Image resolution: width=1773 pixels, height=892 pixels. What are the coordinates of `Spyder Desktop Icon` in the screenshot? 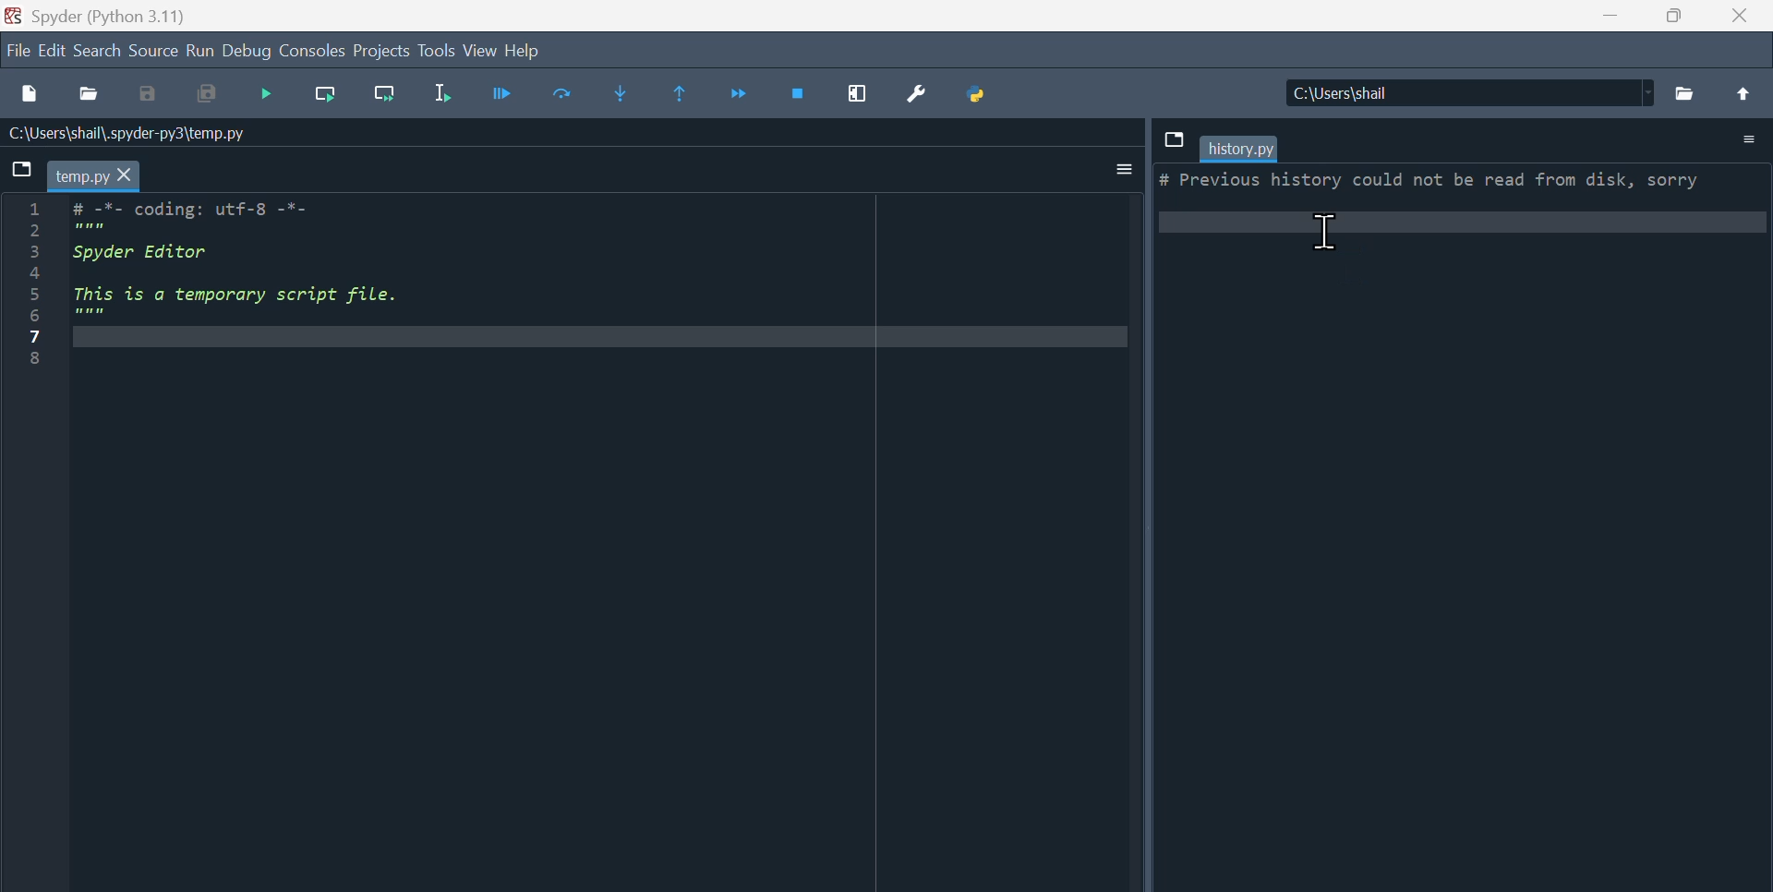 It's located at (15, 16).